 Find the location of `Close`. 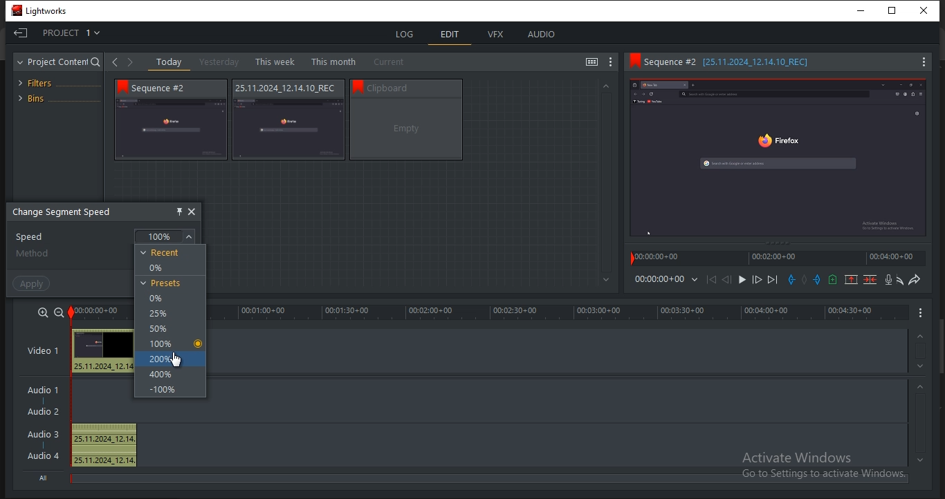

Close is located at coordinates (926, 10).